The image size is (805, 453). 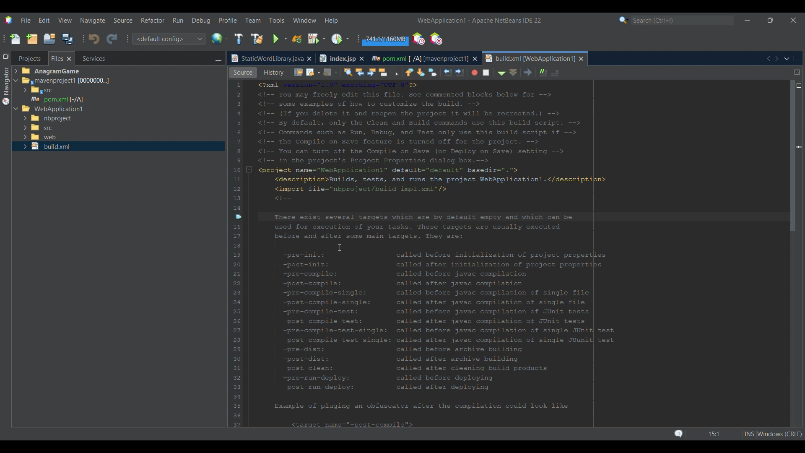 What do you see at coordinates (239, 39) in the screenshot?
I see `Build main project` at bounding box center [239, 39].